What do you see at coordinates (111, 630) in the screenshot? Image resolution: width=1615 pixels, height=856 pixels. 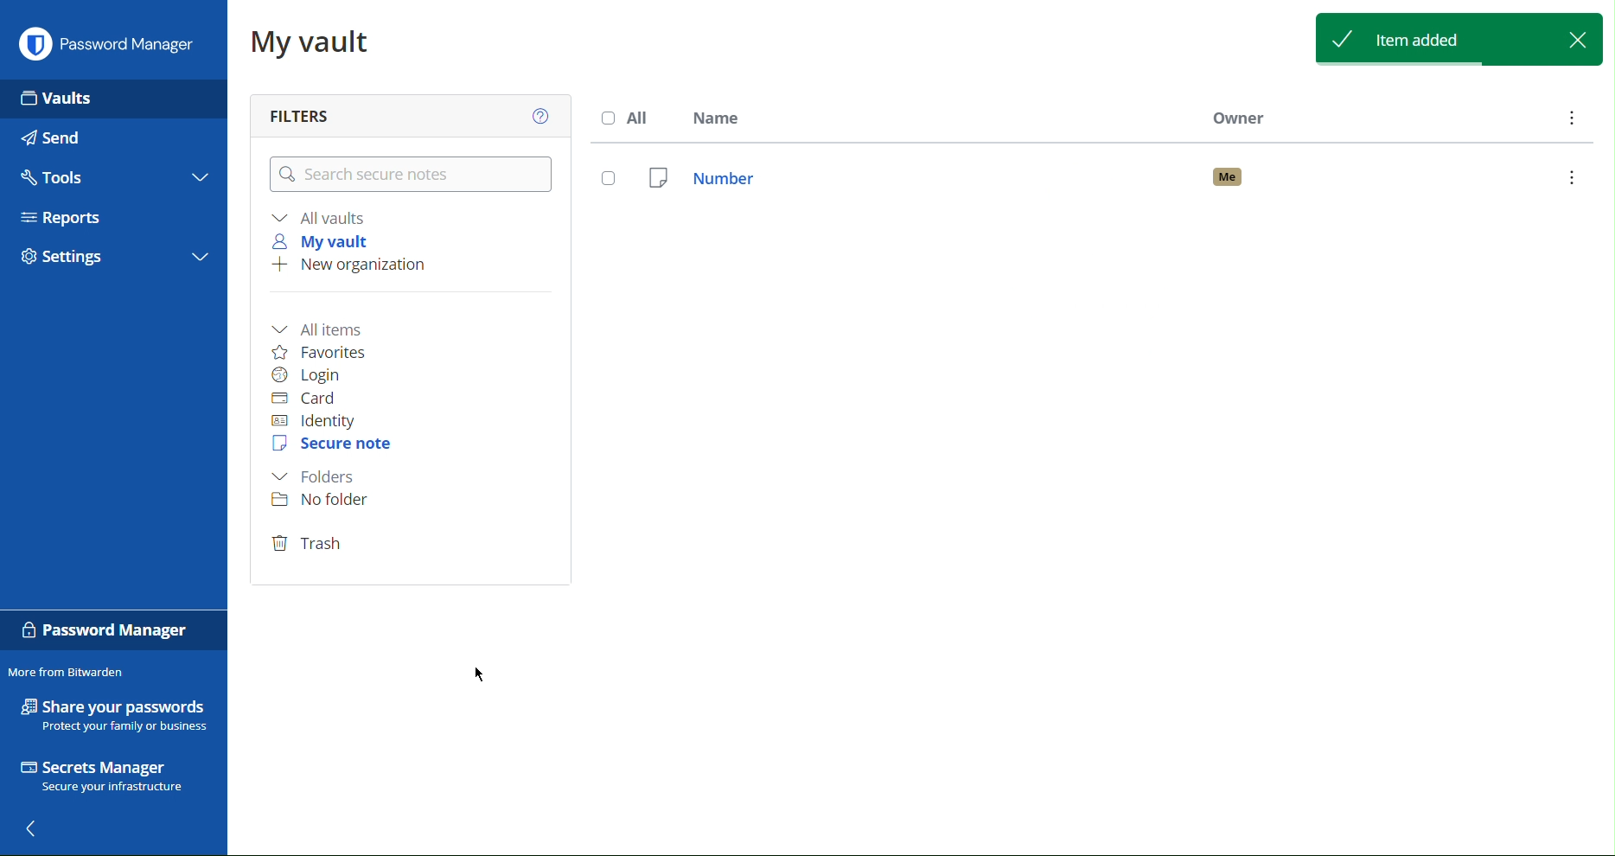 I see `Password Manager` at bounding box center [111, 630].